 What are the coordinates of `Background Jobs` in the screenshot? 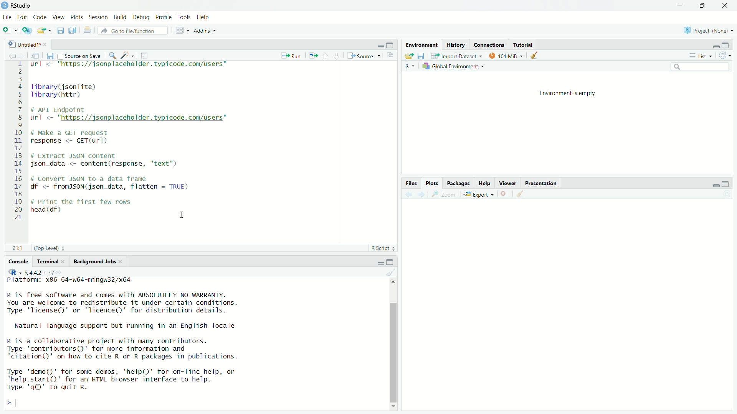 It's located at (97, 261).